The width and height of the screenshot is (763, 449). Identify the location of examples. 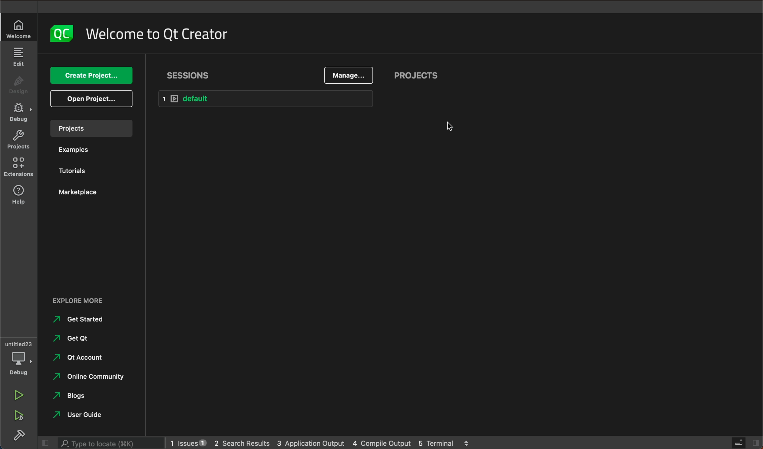
(79, 151).